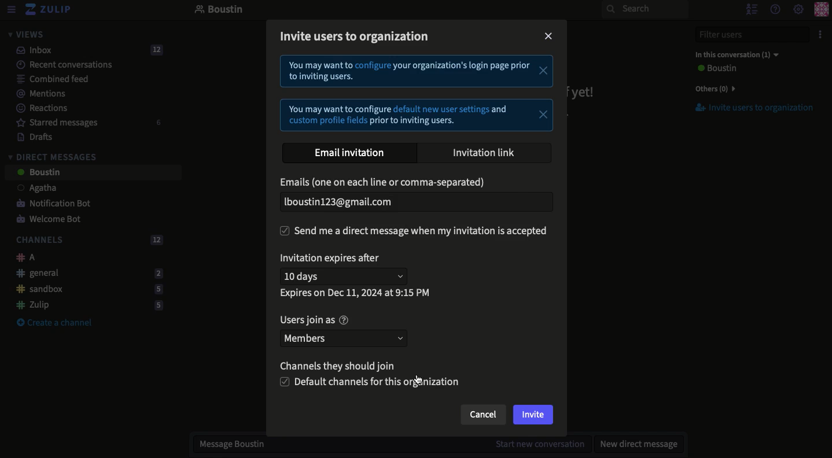 The image size is (832, 458). Describe the element at coordinates (38, 173) in the screenshot. I see `User 2` at that location.